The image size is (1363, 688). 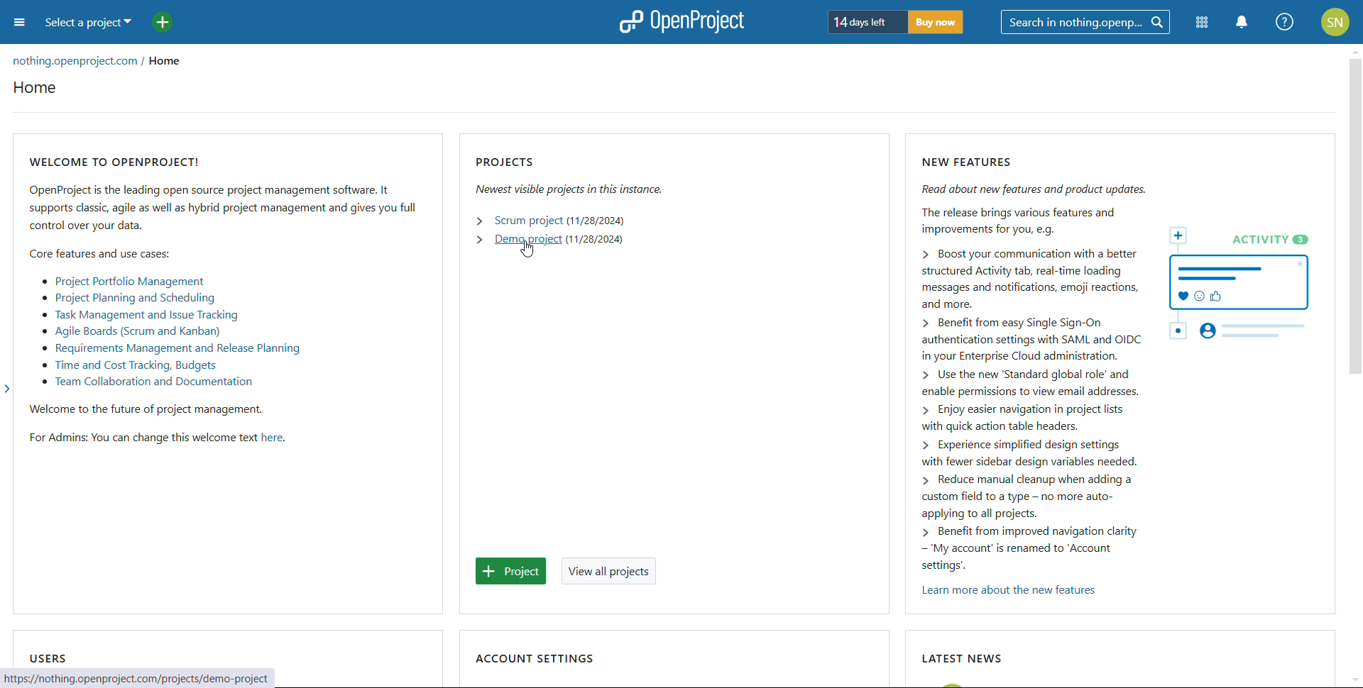 I want to click on The release brings various features and improvements for you, e.q., so click(x=1021, y=221).